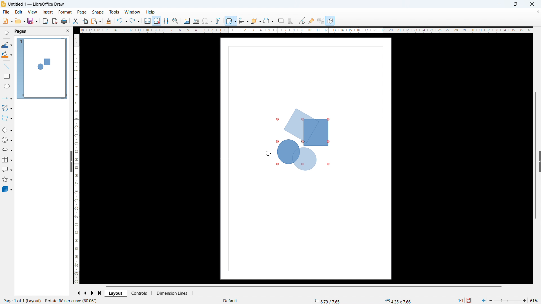  I want to click on Undo , so click(122, 21).